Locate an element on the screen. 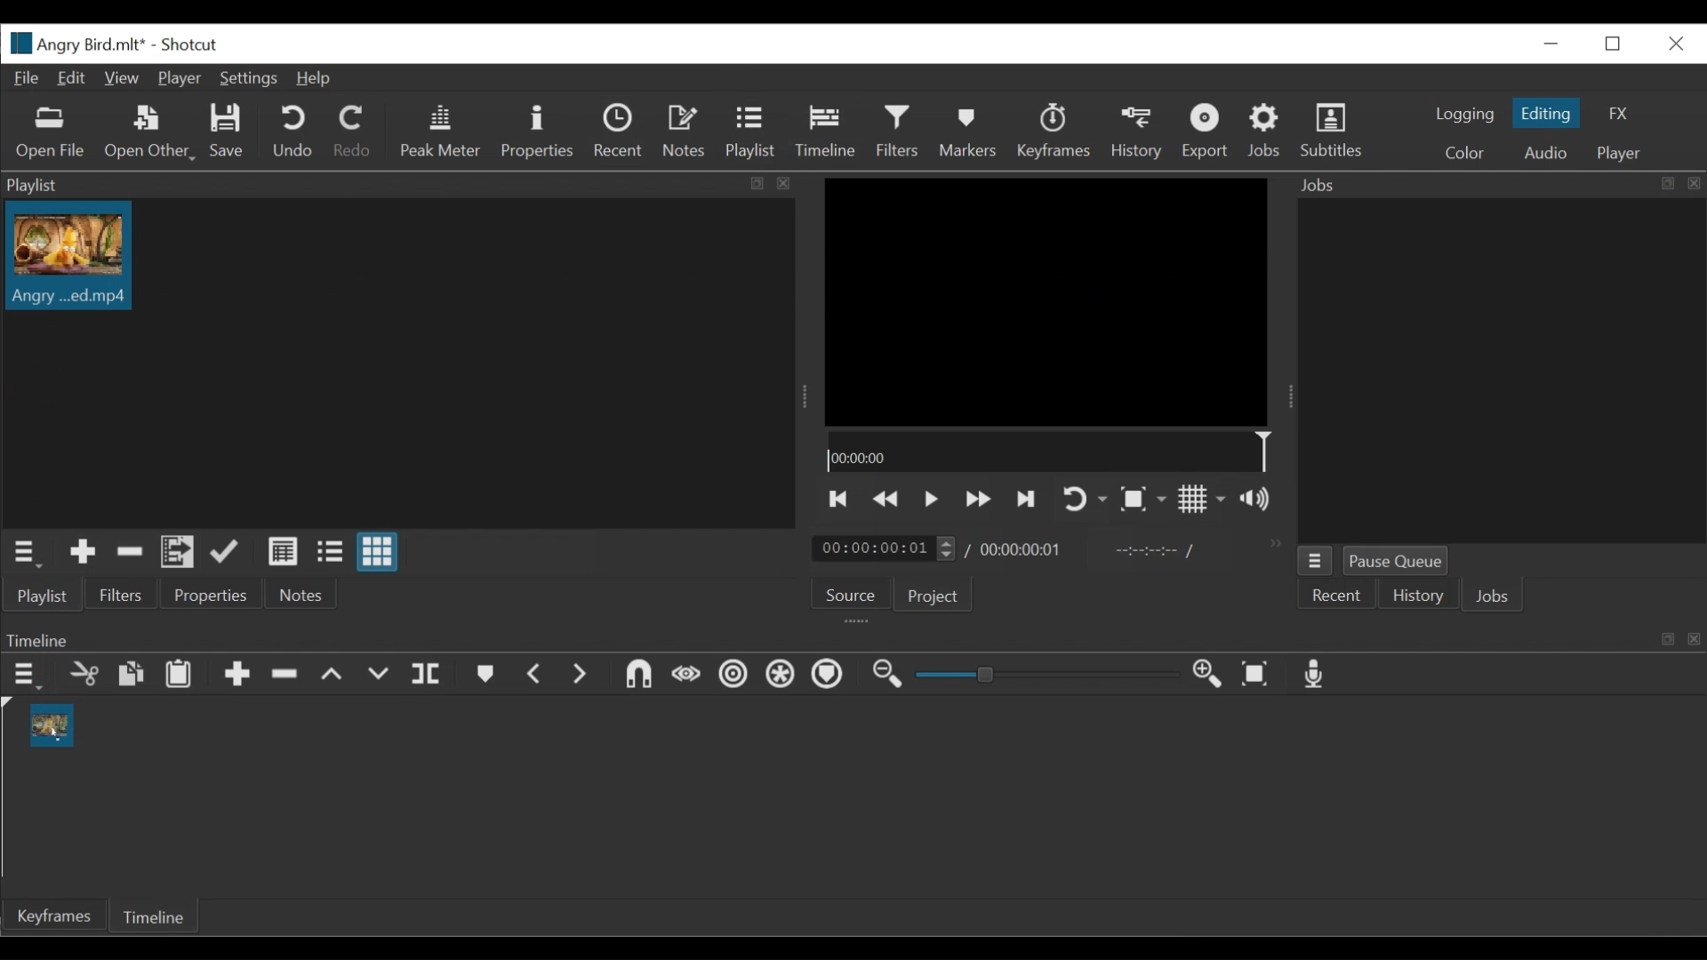 The image size is (1707, 960). Toggle display grid on player is located at coordinates (1203, 500).